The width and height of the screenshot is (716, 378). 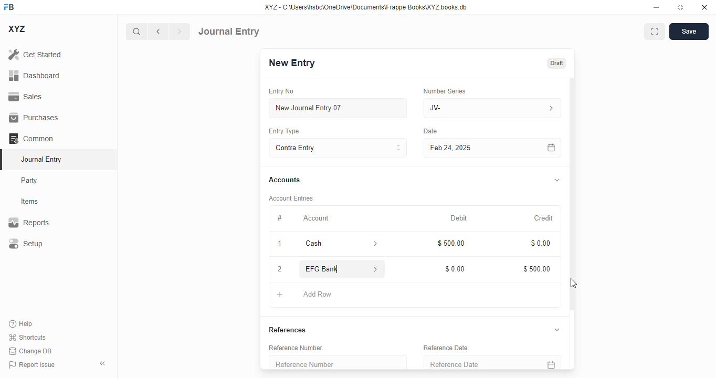 I want to click on $0.00, so click(x=456, y=269).